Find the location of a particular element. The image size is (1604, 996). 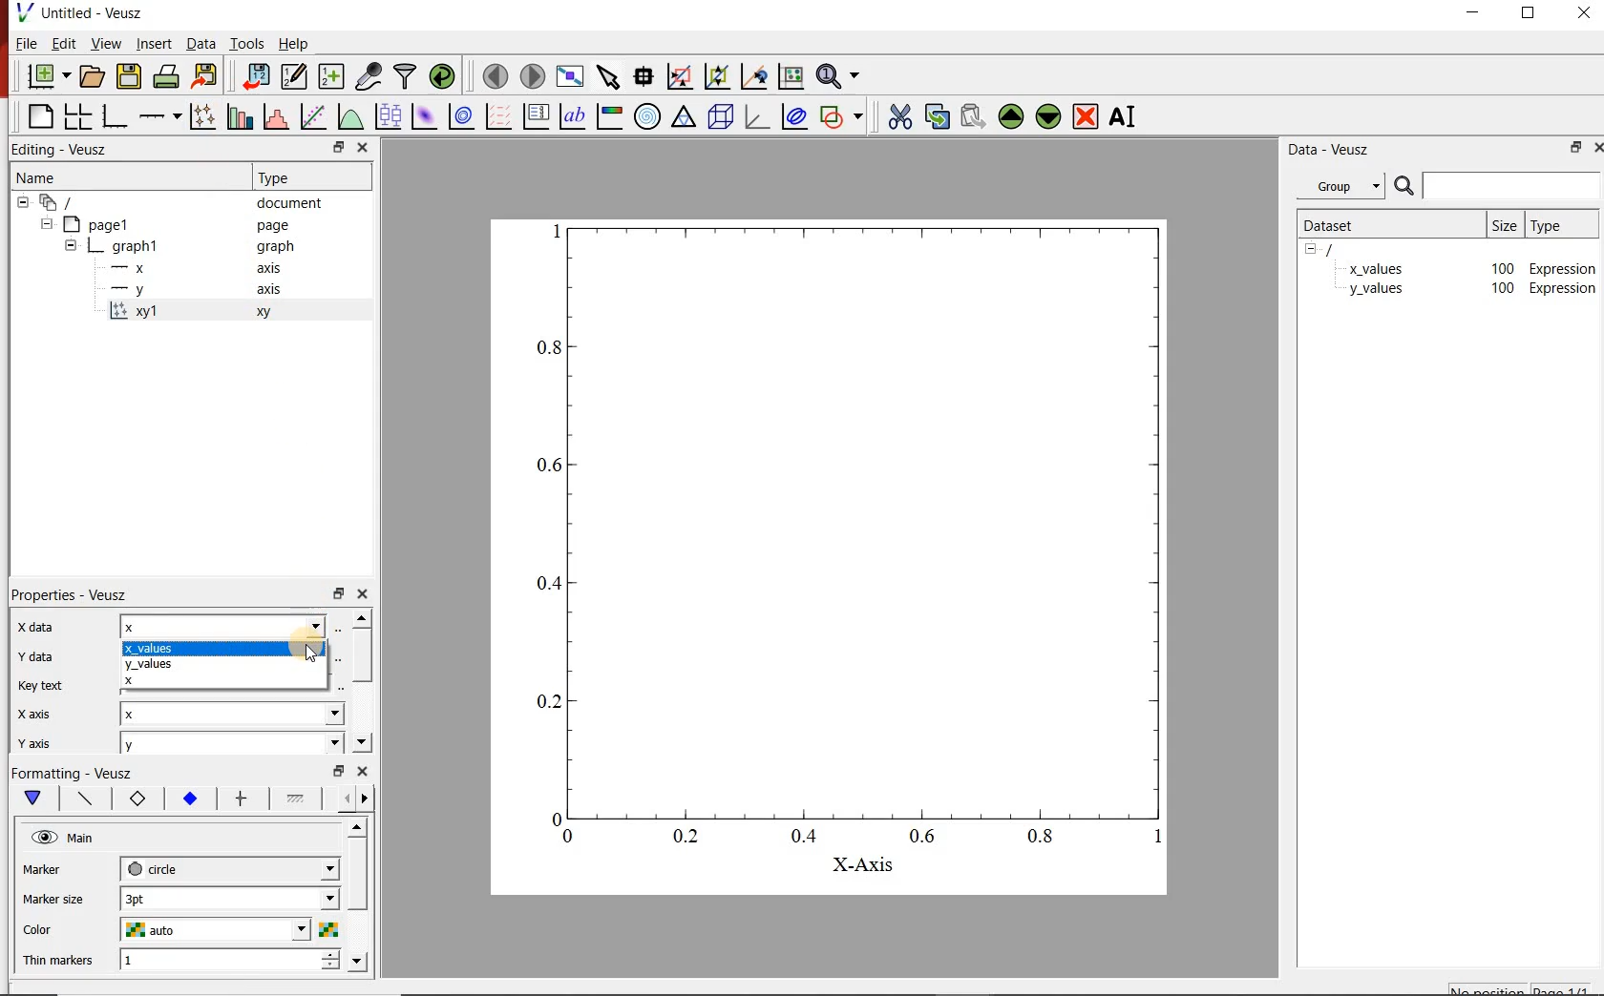

data-veusz is located at coordinates (1330, 152).